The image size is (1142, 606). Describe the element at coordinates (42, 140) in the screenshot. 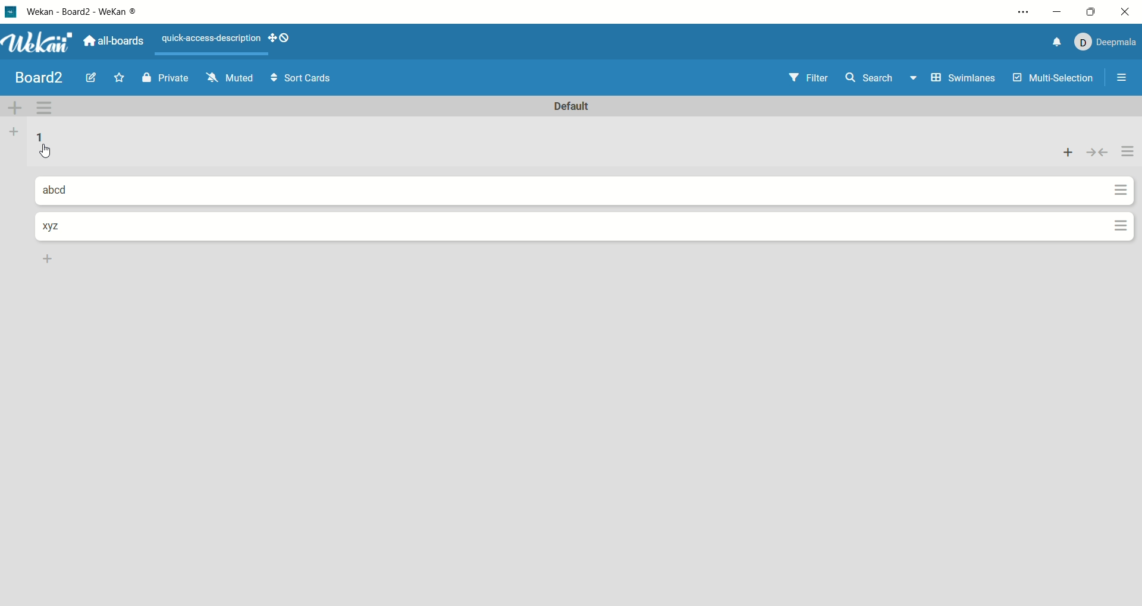

I see `list` at that location.